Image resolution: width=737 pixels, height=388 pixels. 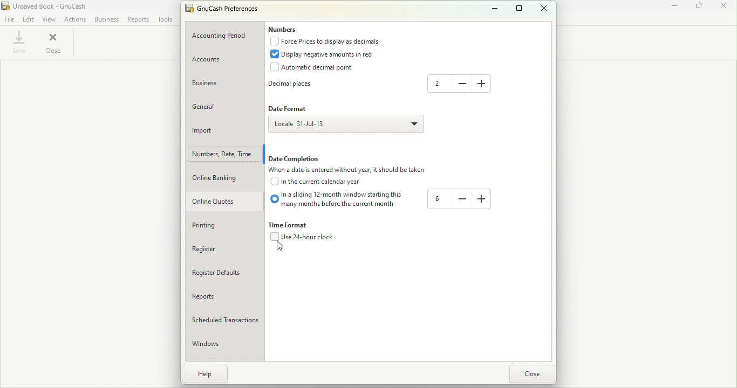 I want to click on Register defaults, so click(x=220, y=272).